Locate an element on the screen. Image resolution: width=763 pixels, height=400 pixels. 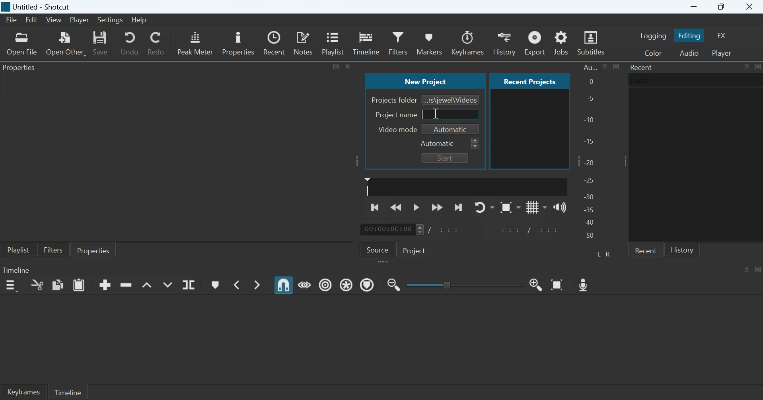
Toggle player looping is located at coordinates (485, 207).